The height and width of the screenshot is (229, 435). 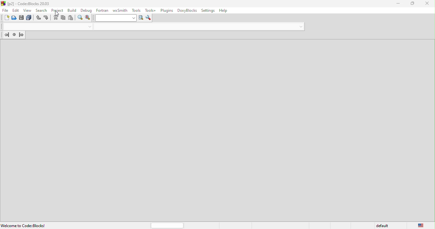 What do you see at coordinates (148, 18) in the screenshot?
I see `show options window` at bounding box center [148, 18].